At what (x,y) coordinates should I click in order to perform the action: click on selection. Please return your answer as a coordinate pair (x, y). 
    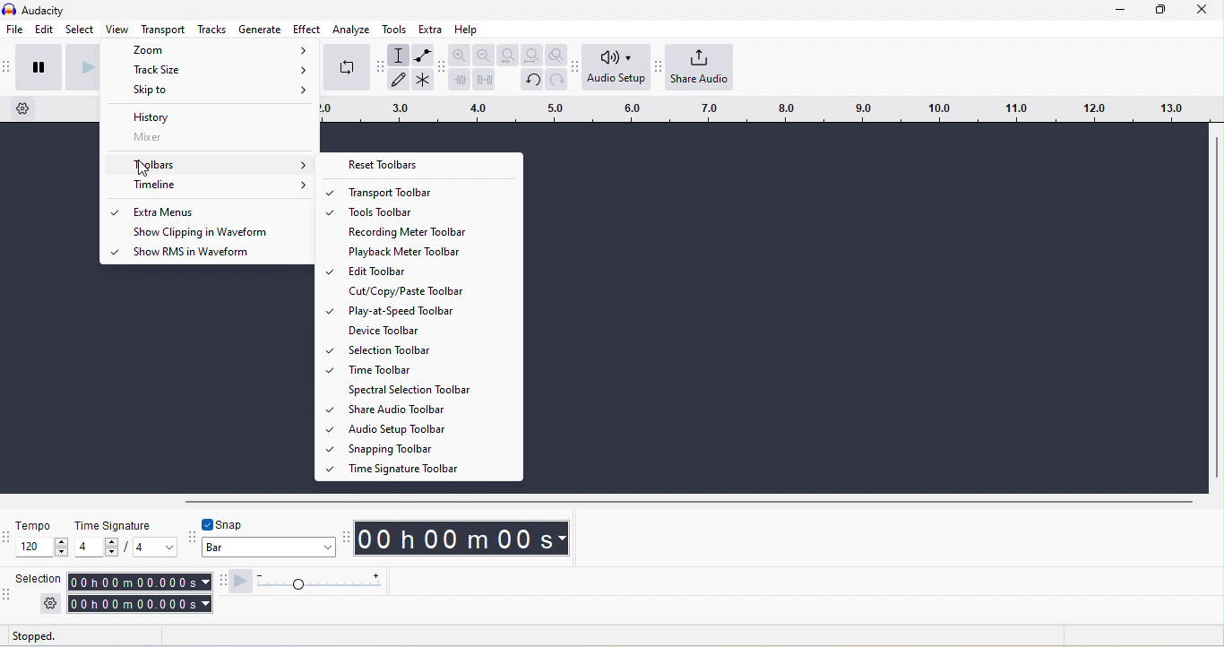
    Looking at the image, I should click on (39, 578).